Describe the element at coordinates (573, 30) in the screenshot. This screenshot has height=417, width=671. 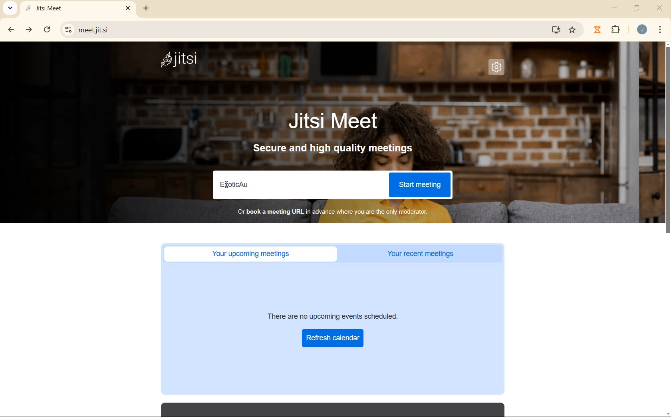
I see `bookmark` at that location.